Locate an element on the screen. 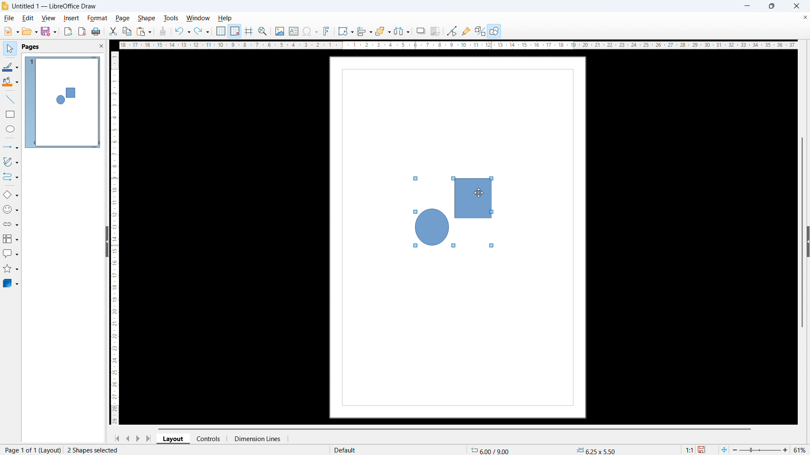 The width and height of the screenshot is (810, 455). help is located at coordinates (225, 19).